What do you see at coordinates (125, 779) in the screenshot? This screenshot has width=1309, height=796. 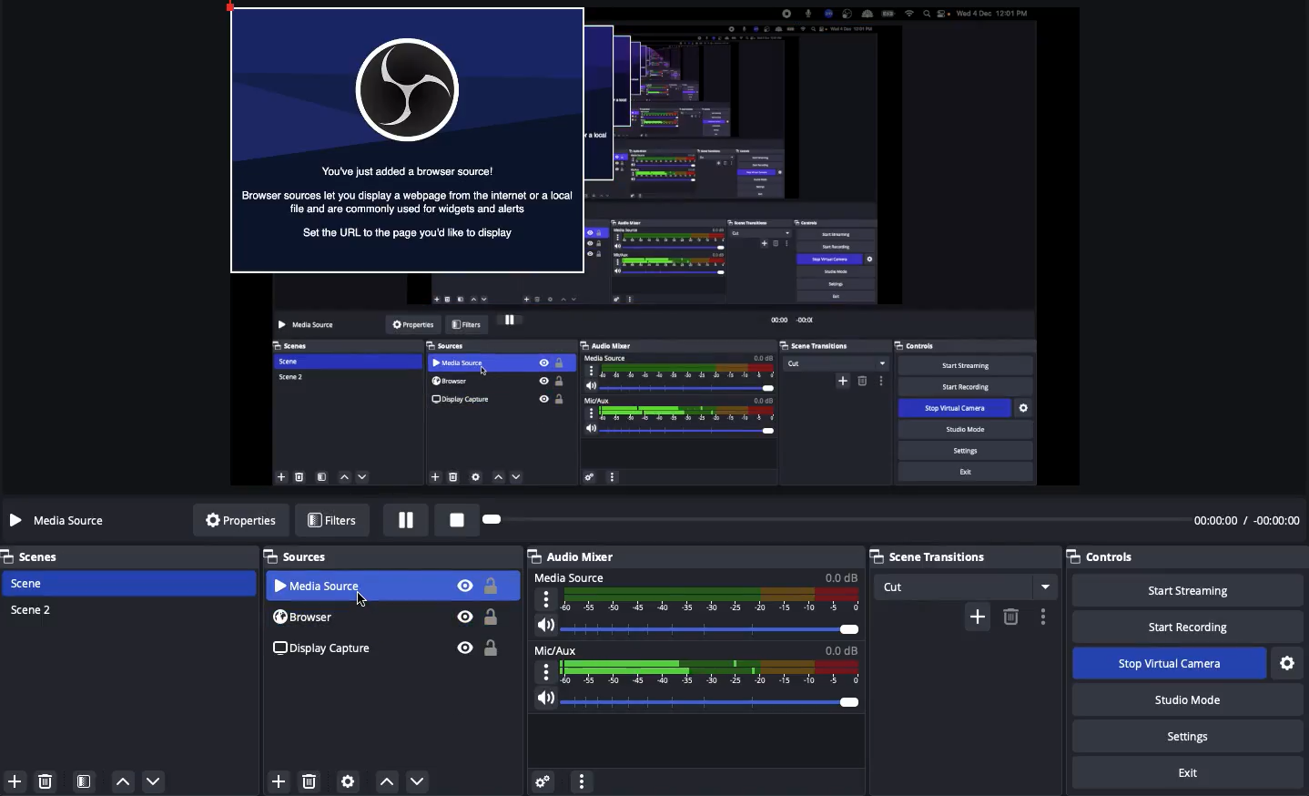 I see `move up` at bounding box center [125, 779].